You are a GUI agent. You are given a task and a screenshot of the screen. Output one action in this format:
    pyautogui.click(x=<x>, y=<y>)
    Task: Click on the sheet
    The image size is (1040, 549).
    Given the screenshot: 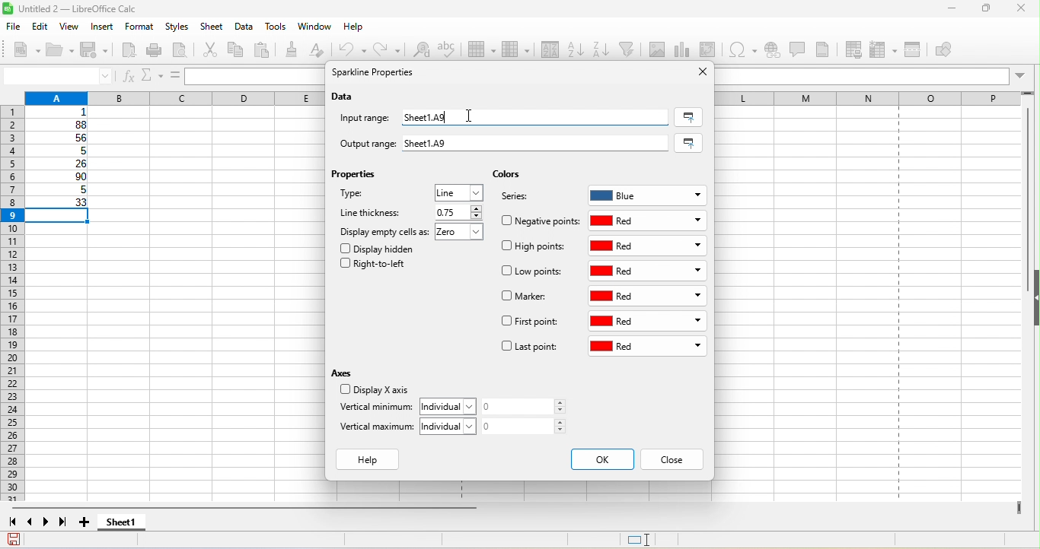 What is the action you would take?
    pyautogui.click(x=213, y=27)
    